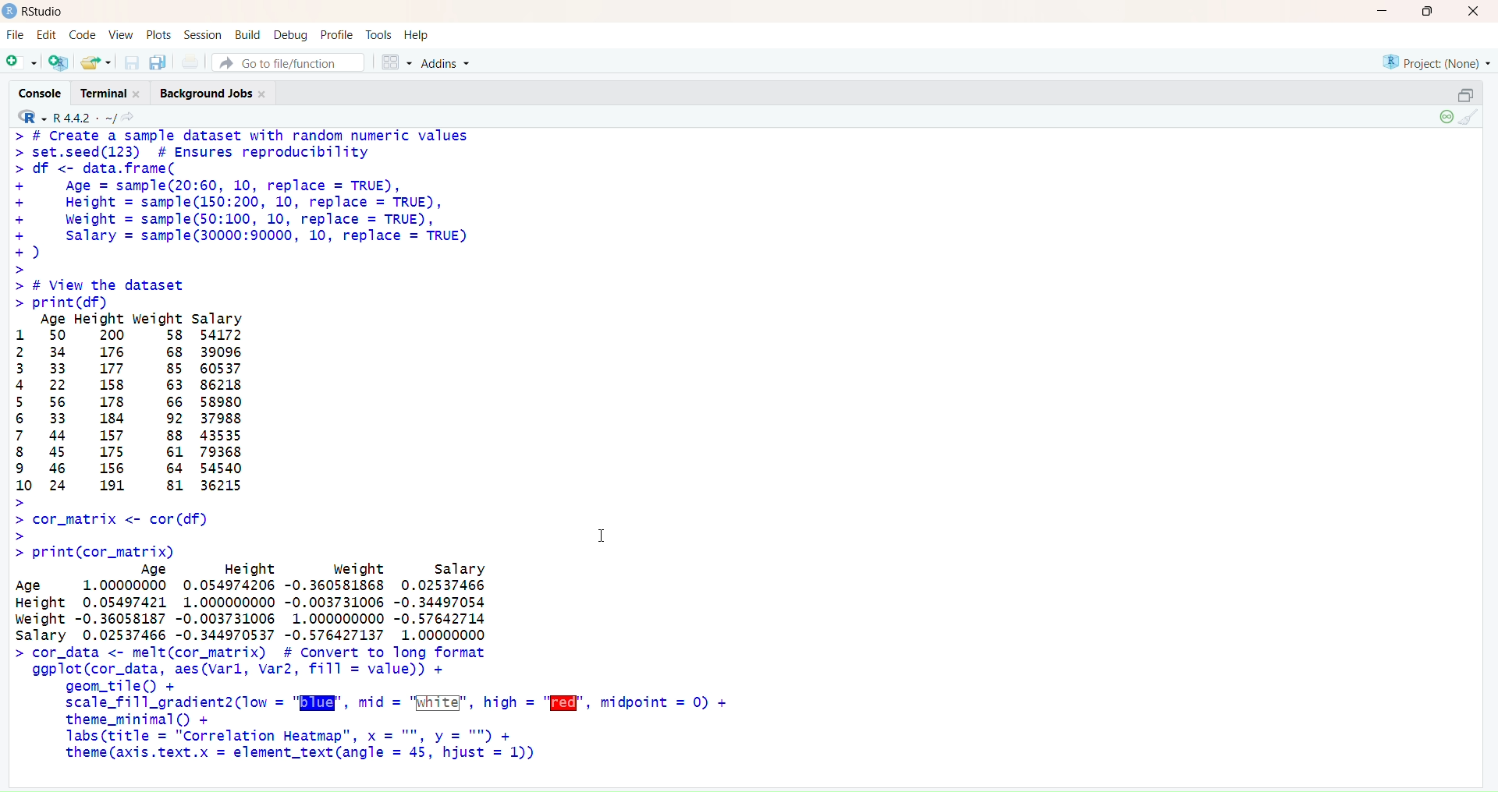 This screenshot has height=792, width=1498. I want to click on Go to file/function, so click(287, 63).